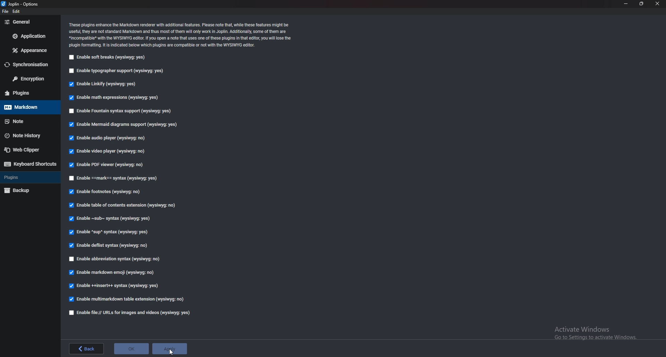 This screenshot has height=357, width=666. Describe the element at coordinates (30, 50) in the screenshot. I see `Appearance` at that location.